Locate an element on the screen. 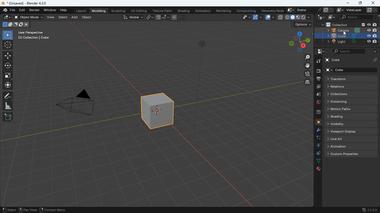 This screenshot has height=213, width=380. drop is located at coordinates (317, 95).